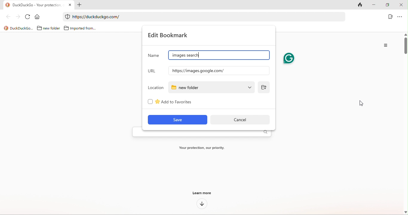 This screenshot has height=215, width=408. Describe the element at coordinates (167, 35) in the screenshot. I see `edit bookmark` at that location.